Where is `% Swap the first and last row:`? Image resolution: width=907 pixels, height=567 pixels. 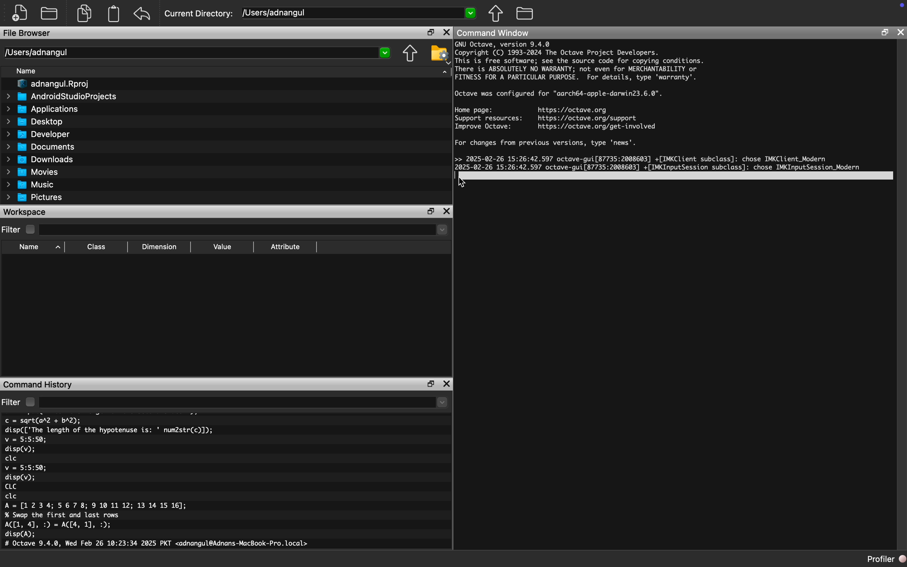 % Swap the first and last row: is located at coordinates (63, 515).